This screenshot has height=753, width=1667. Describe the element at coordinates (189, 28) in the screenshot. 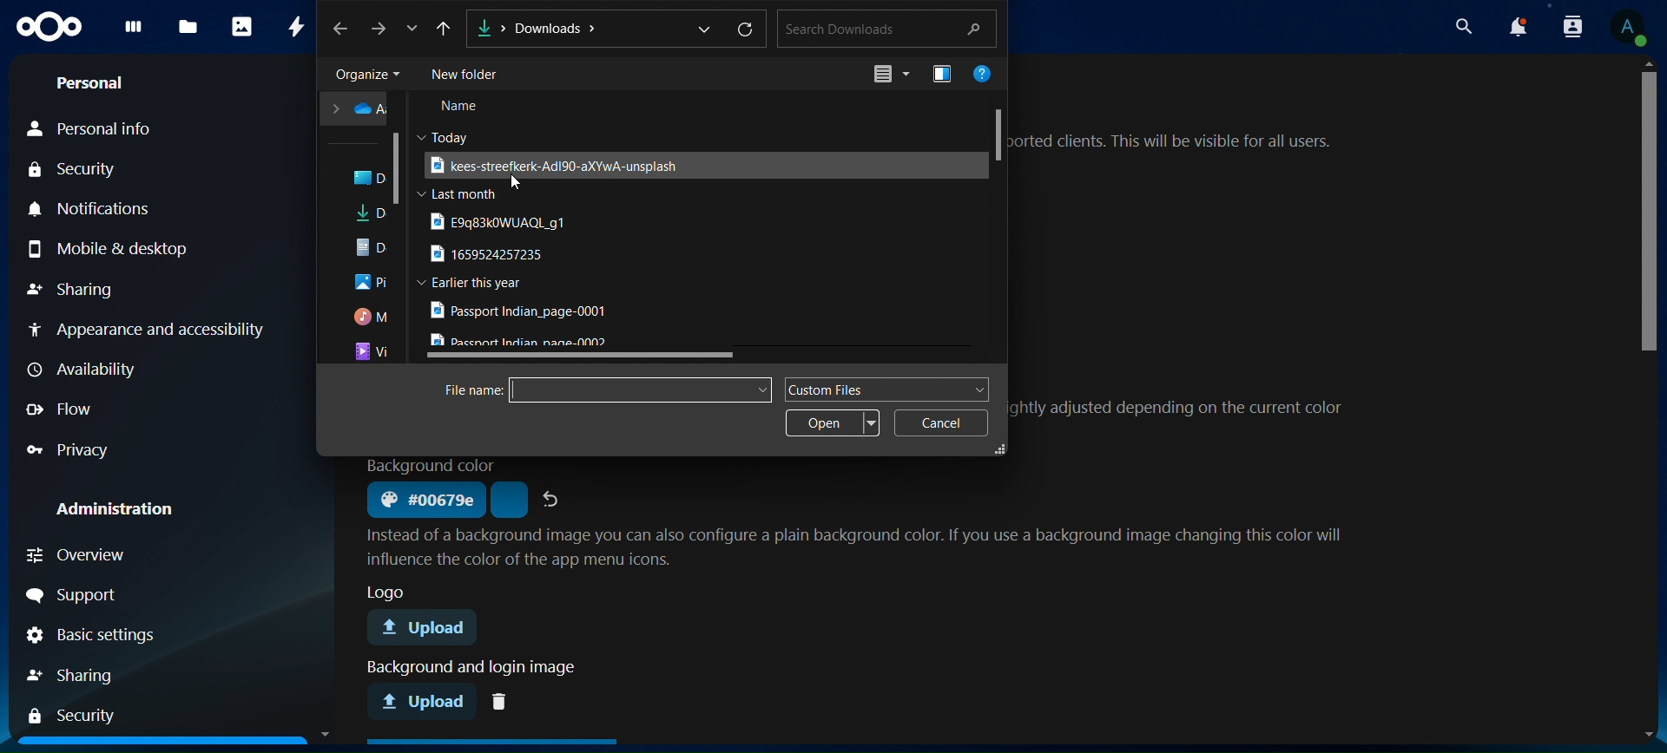

I see `files` at that location.